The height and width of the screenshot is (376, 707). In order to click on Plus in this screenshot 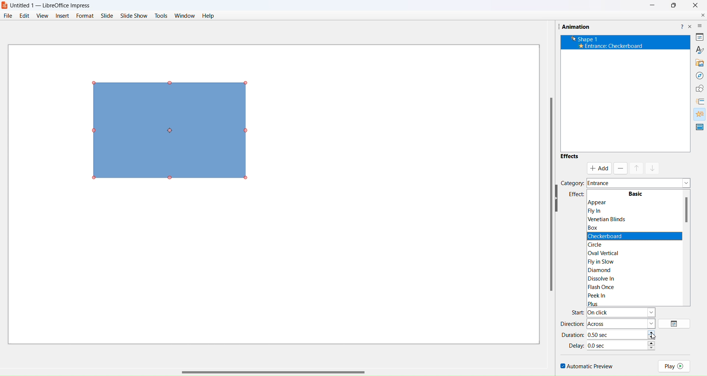, I will do `click(619, 303)`.